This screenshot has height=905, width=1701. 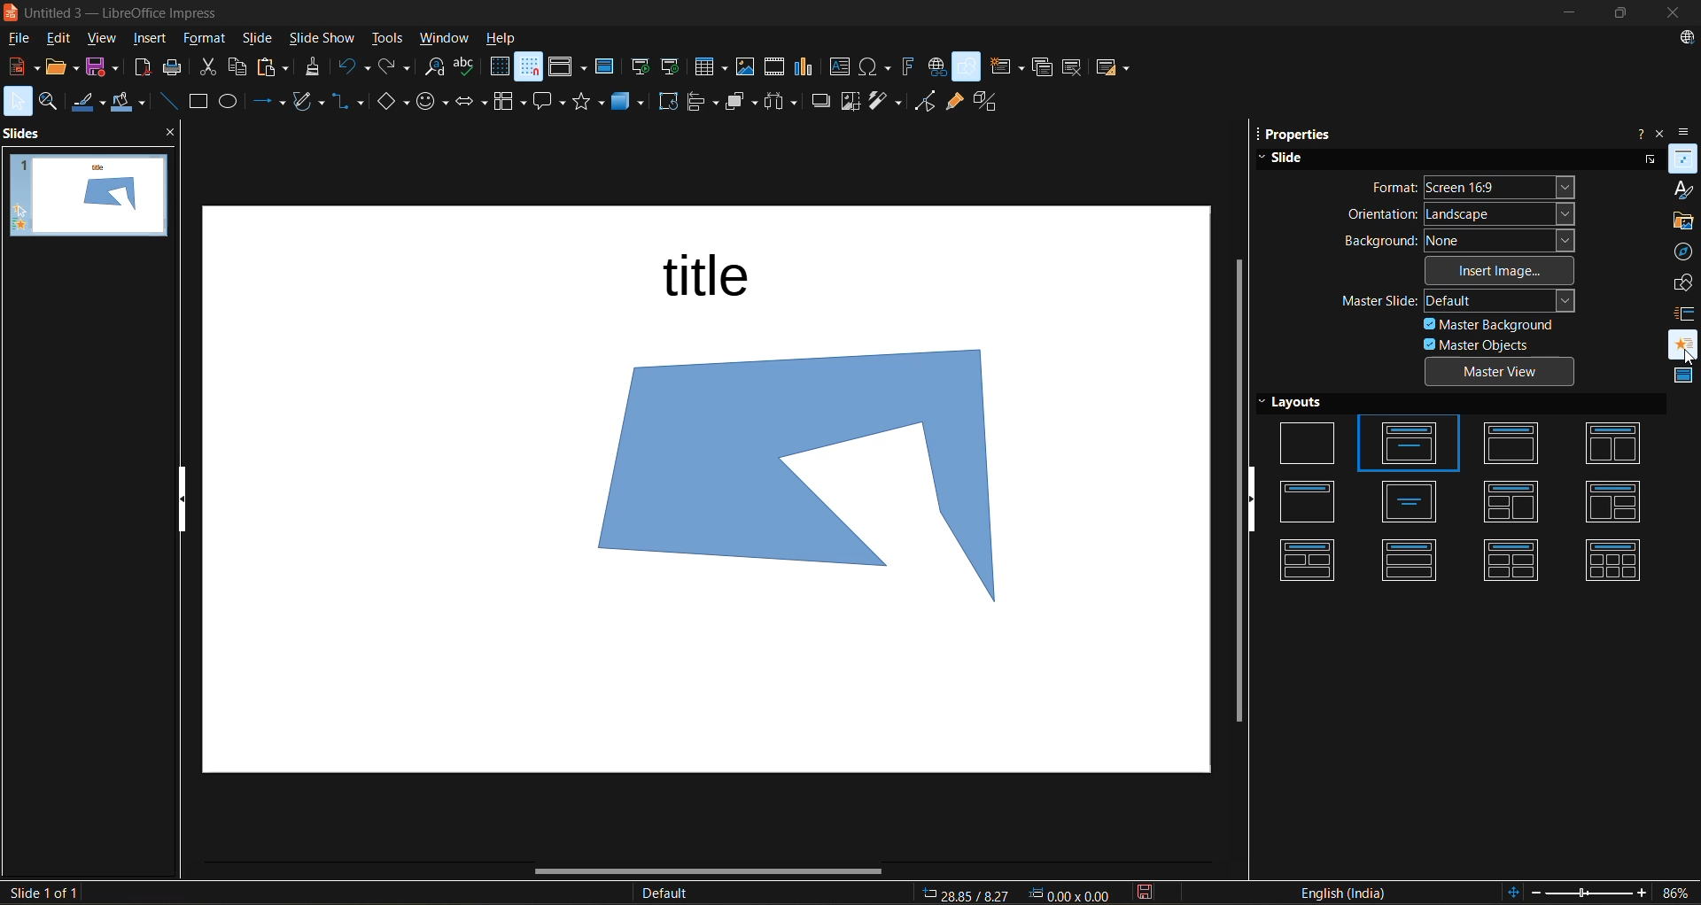 I want to click on insert textbox, so click(x=837, y=68).